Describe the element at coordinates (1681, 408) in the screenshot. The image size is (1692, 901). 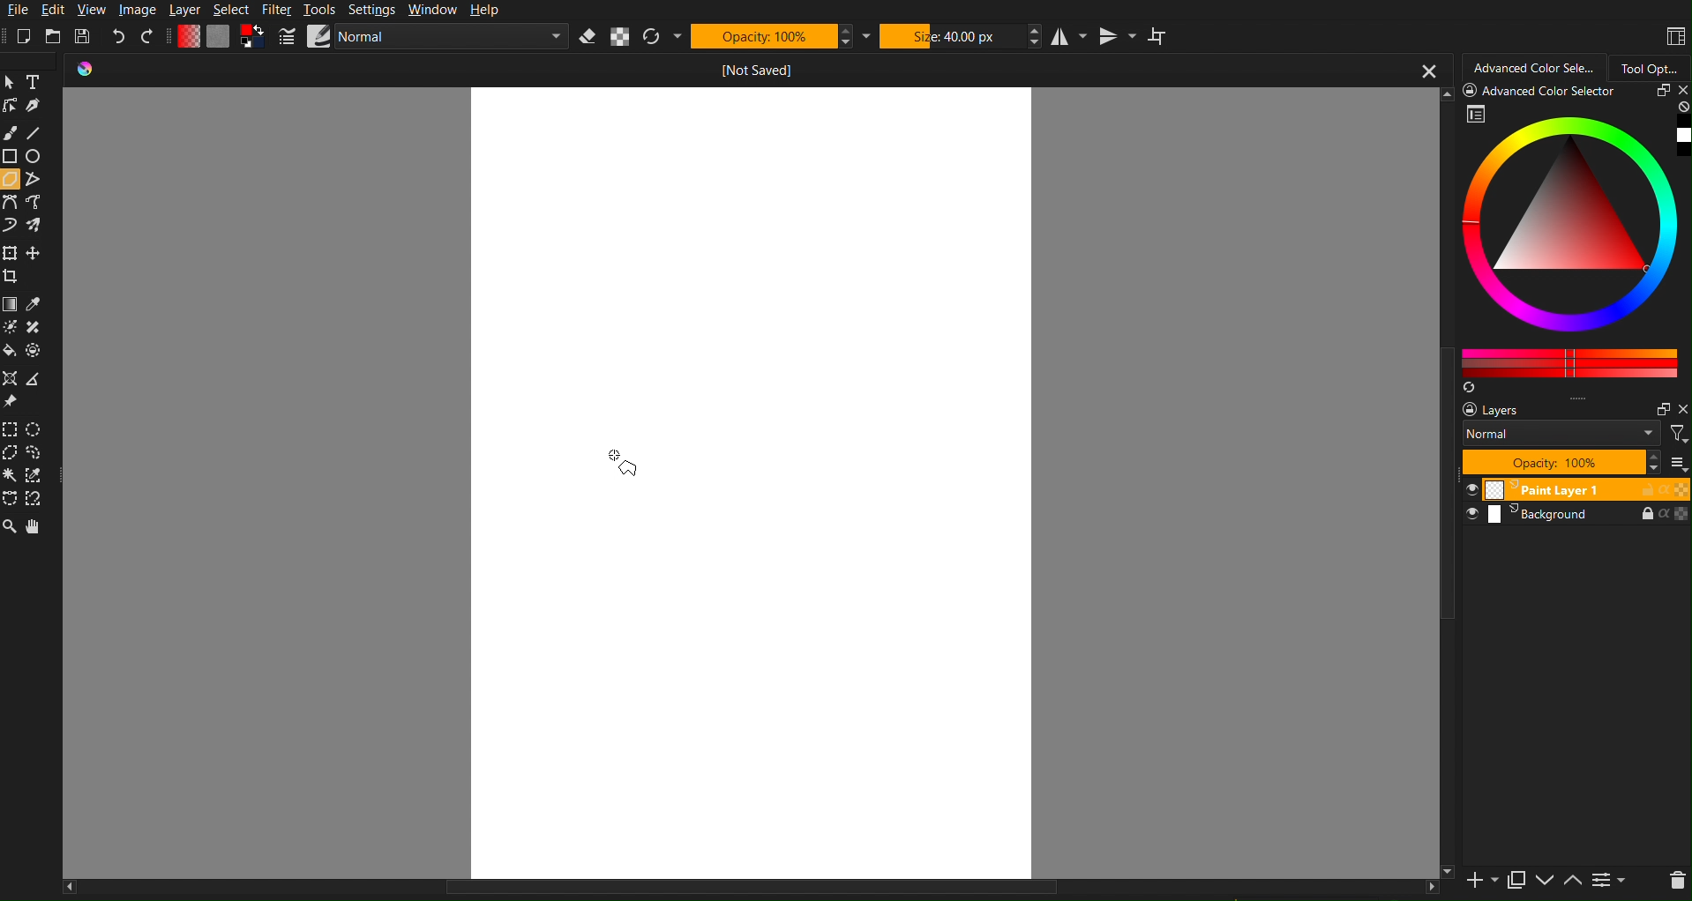
I see `close pane` at that location.